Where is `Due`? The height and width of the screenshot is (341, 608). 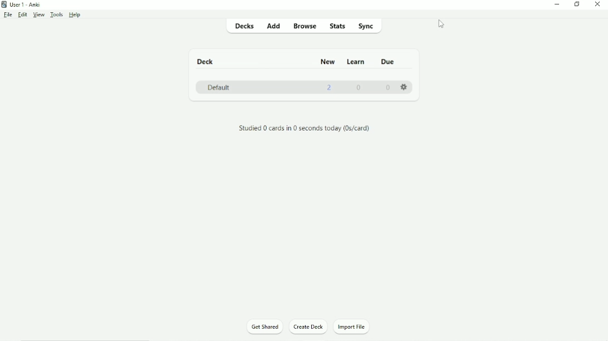 Due is located at coordinates (386, 62).